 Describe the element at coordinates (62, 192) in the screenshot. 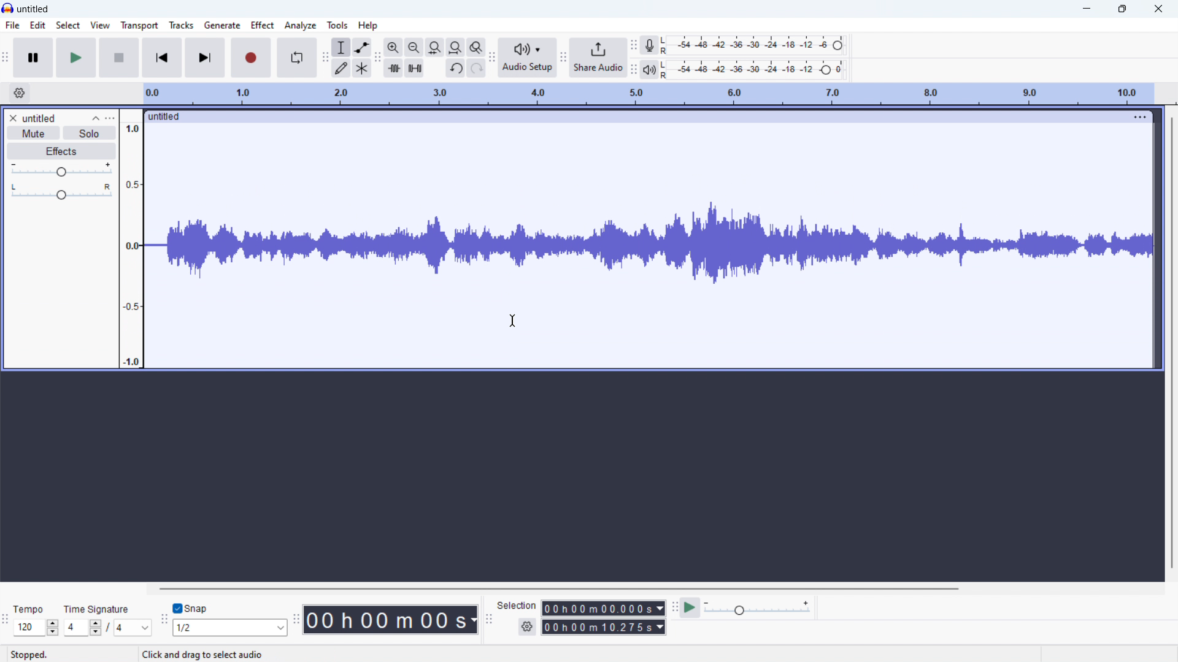

I see `pan` at that location.